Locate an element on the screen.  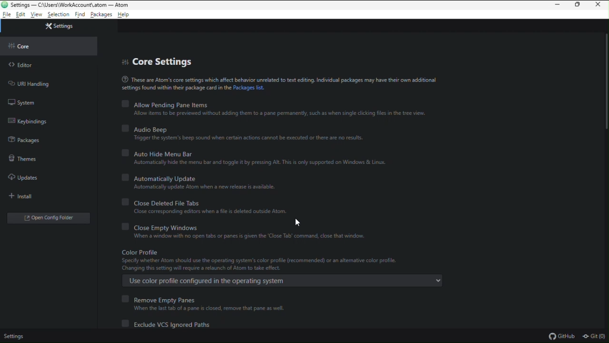
Close empty Windows is located at coordinates (259, 232).